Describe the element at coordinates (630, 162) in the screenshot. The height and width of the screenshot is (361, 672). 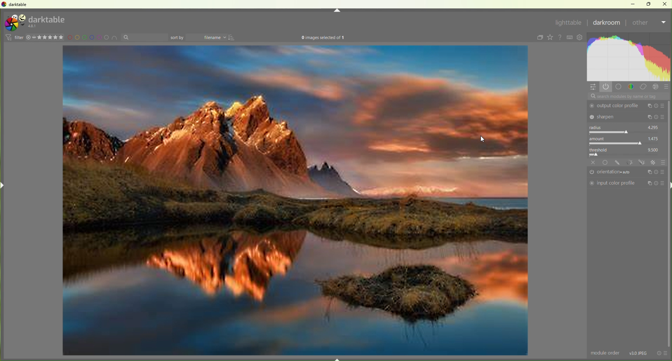
I see `tool` at that location.